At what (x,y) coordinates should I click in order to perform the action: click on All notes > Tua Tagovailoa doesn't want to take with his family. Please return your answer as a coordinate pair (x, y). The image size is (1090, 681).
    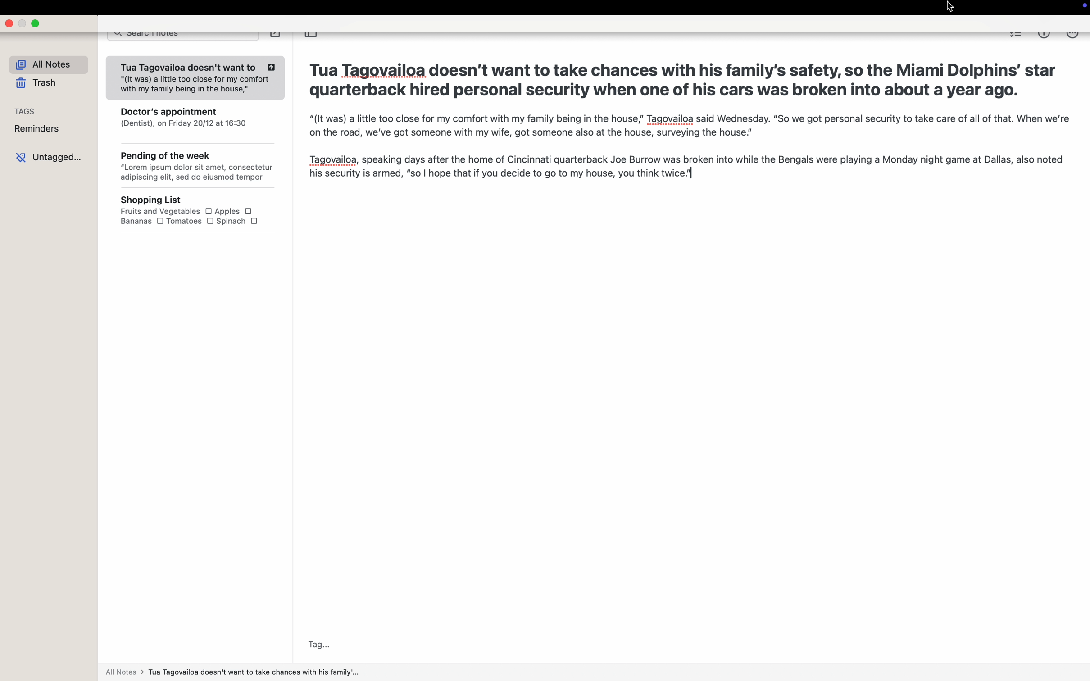
    Looking at the image, I should click on (247, 672).